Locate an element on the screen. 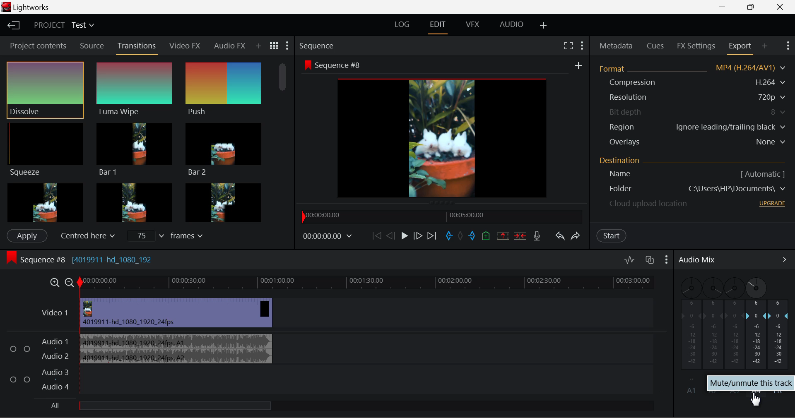  Source is located at coordinates (92, 46).